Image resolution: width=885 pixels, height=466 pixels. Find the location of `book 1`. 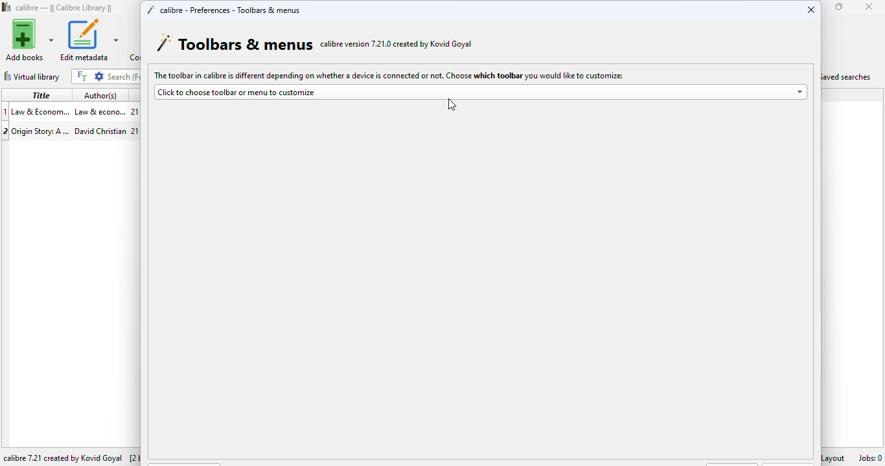

book 1 is located at coordinates (69, 111).